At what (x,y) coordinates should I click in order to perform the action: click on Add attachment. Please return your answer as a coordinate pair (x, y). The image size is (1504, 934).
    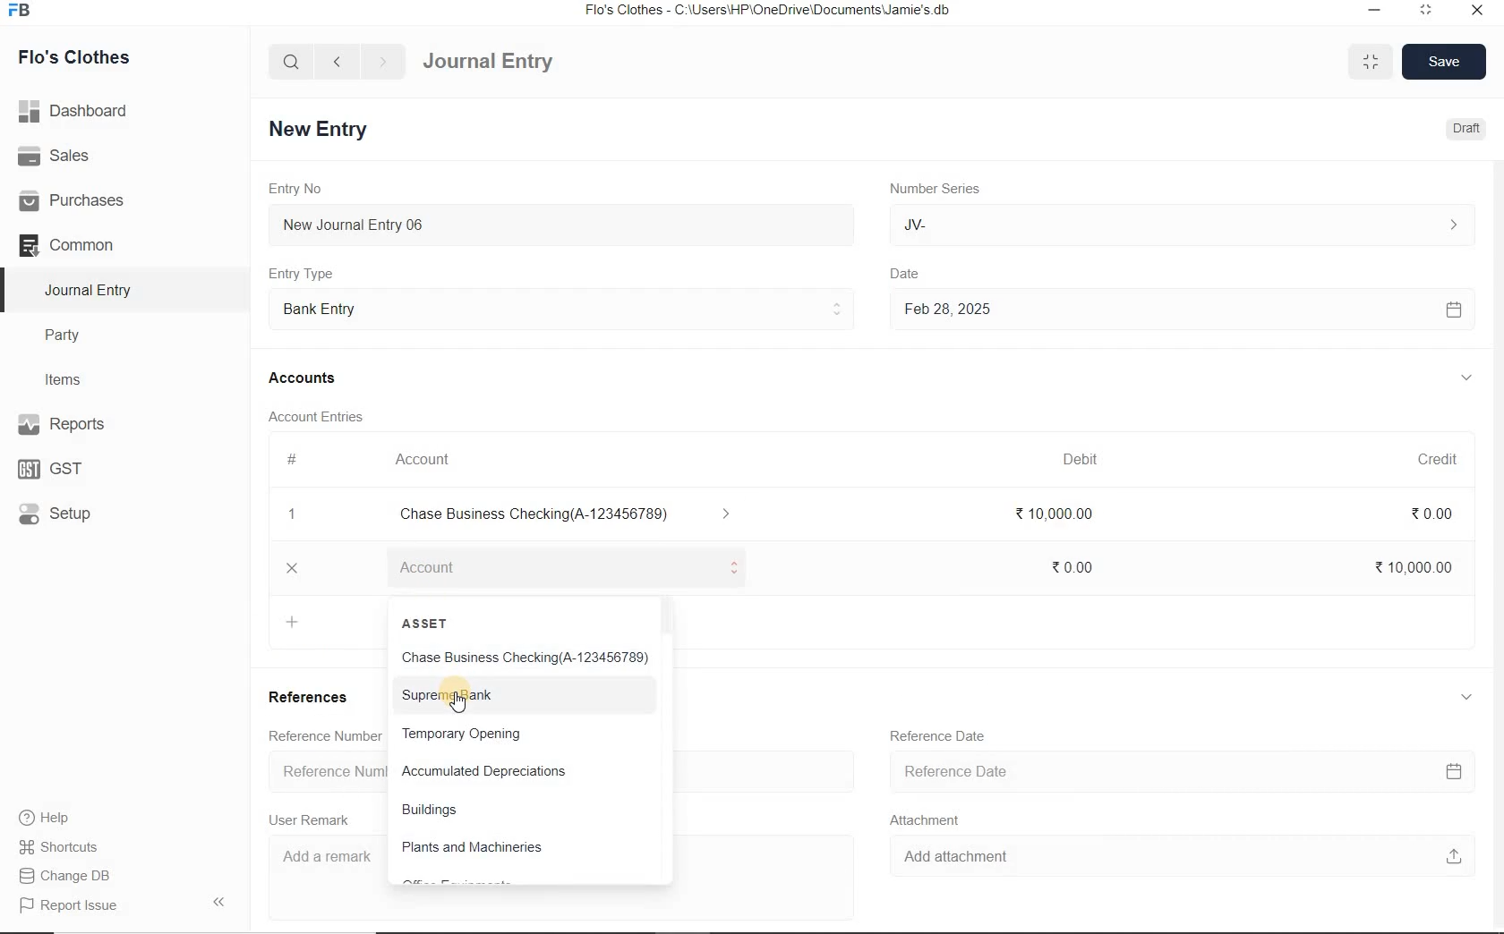
    Looking at the image, I should click on (1183, 860).